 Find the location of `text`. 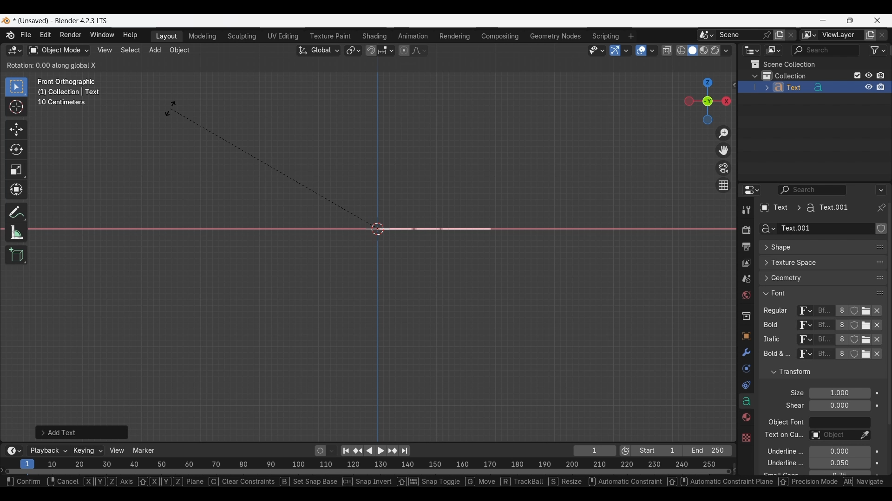

text is located at coordinates (792, 406).